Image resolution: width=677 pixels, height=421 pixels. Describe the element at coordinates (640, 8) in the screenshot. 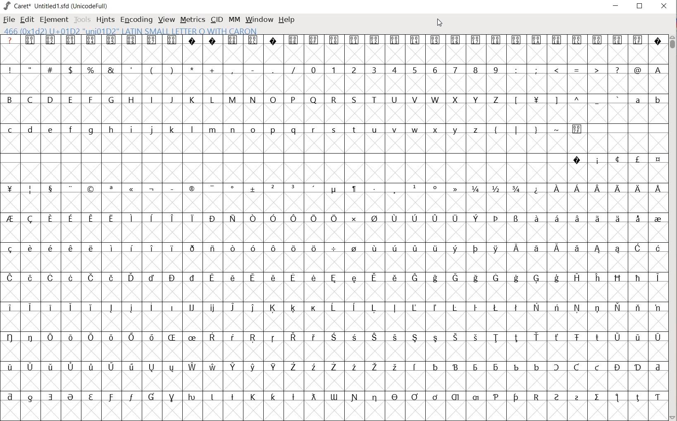

I see `RESTORE DOWN` at that location.